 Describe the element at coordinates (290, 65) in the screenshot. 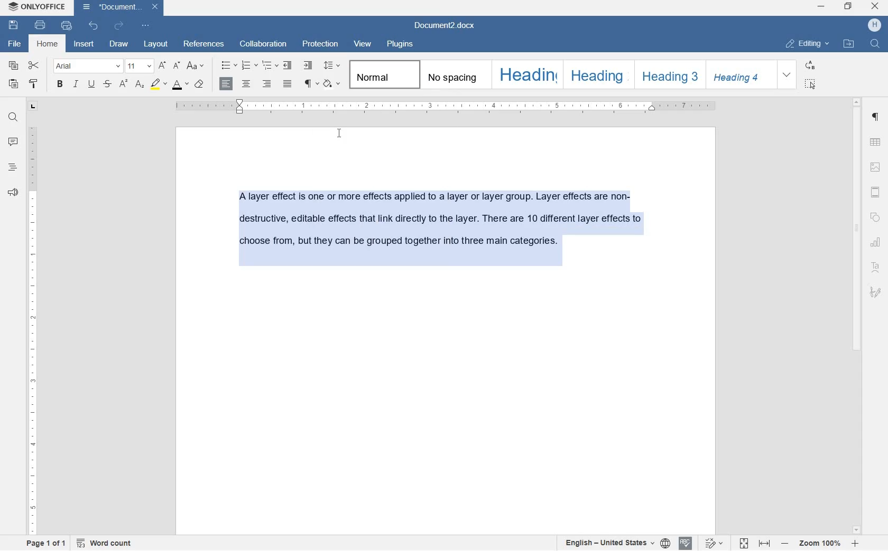

I see `decrease indent` at that location.